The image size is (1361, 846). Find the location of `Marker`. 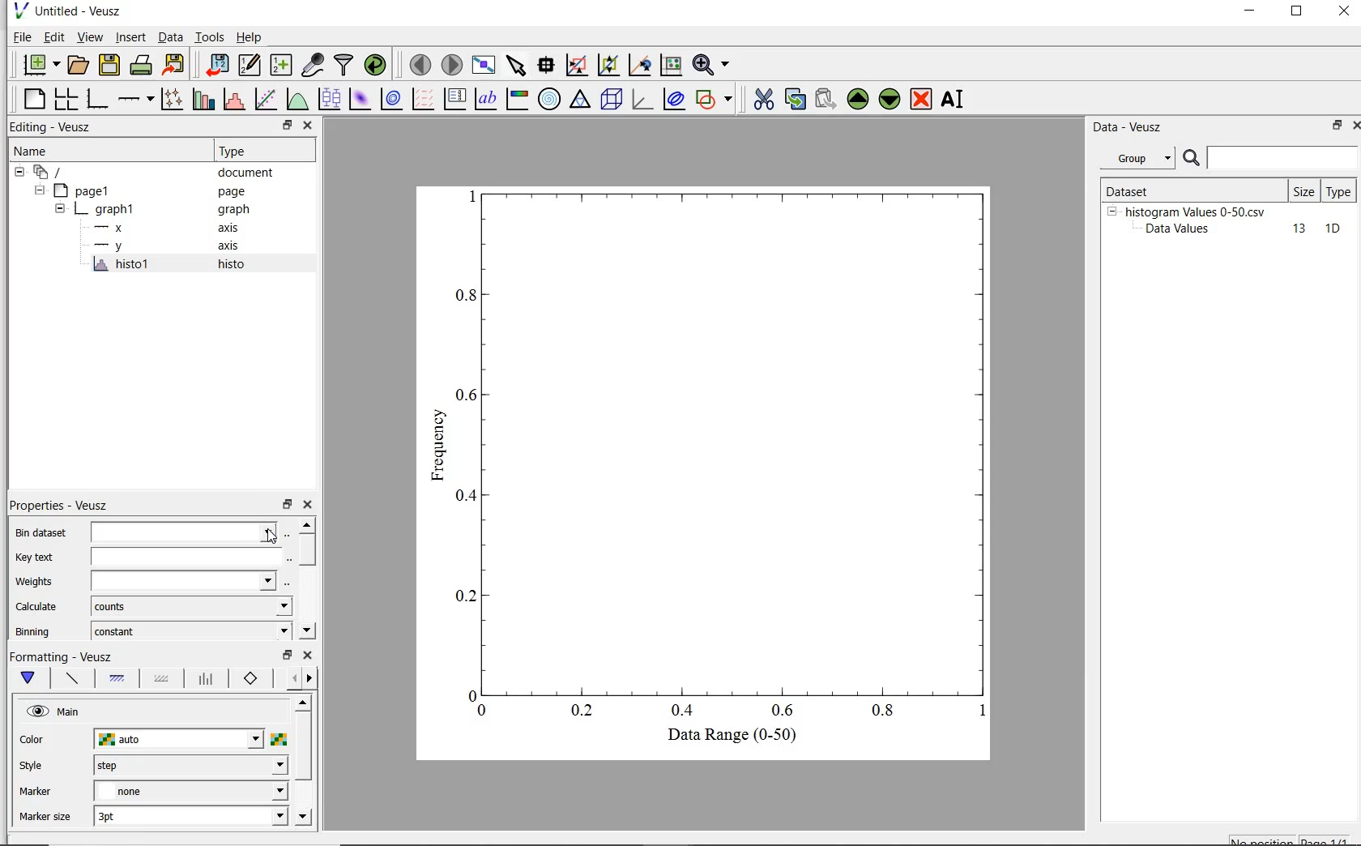

Marker is located at coordinates (36, 793).